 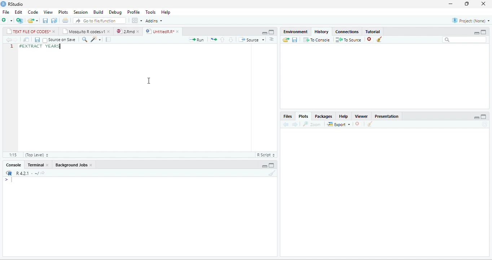 I want to click on Addins, so click(x=154, y=21).